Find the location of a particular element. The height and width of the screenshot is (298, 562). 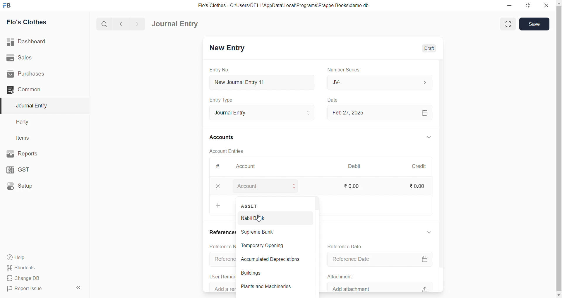

# is located at coordinates (221, 166).